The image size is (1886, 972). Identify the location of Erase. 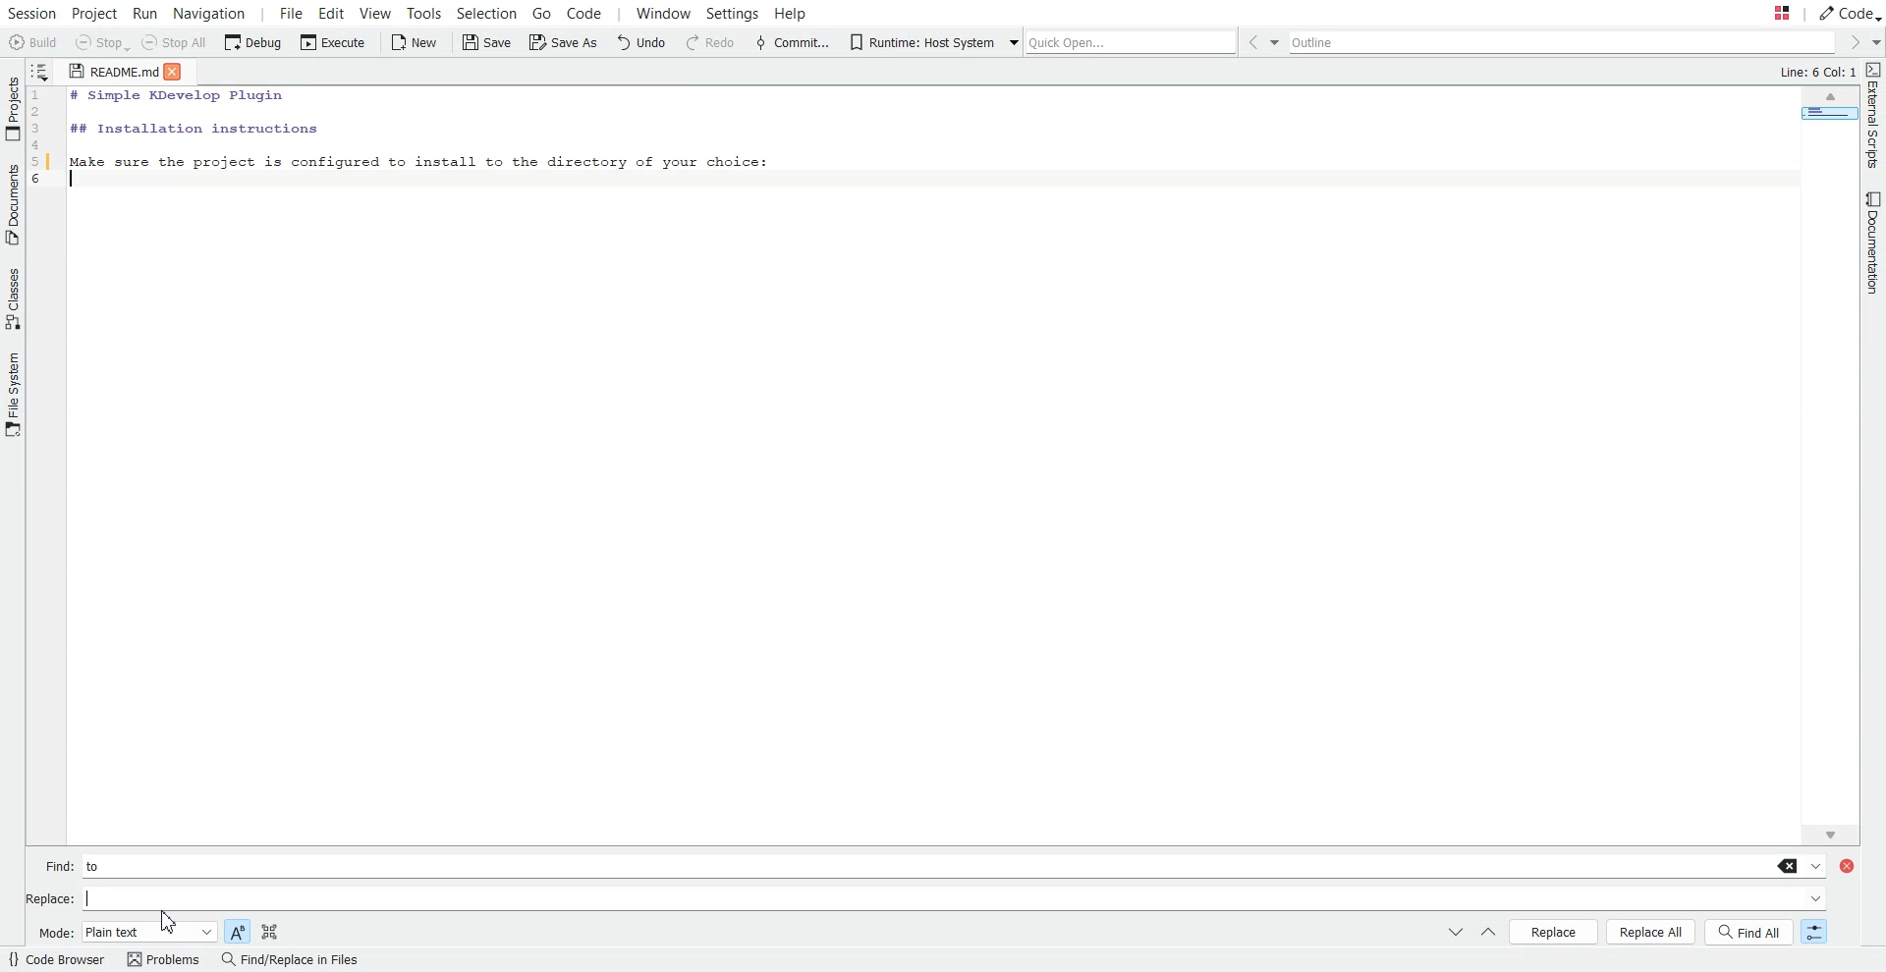
(1789, 866).